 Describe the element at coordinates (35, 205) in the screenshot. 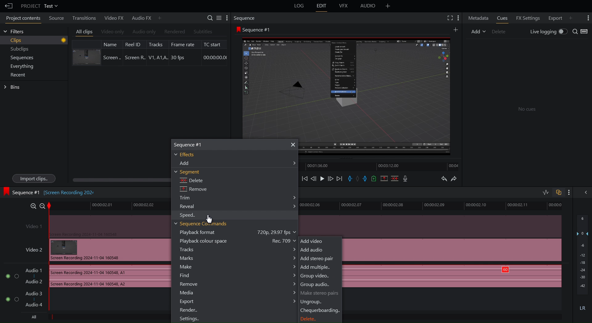

I see `Zoom` at that location.